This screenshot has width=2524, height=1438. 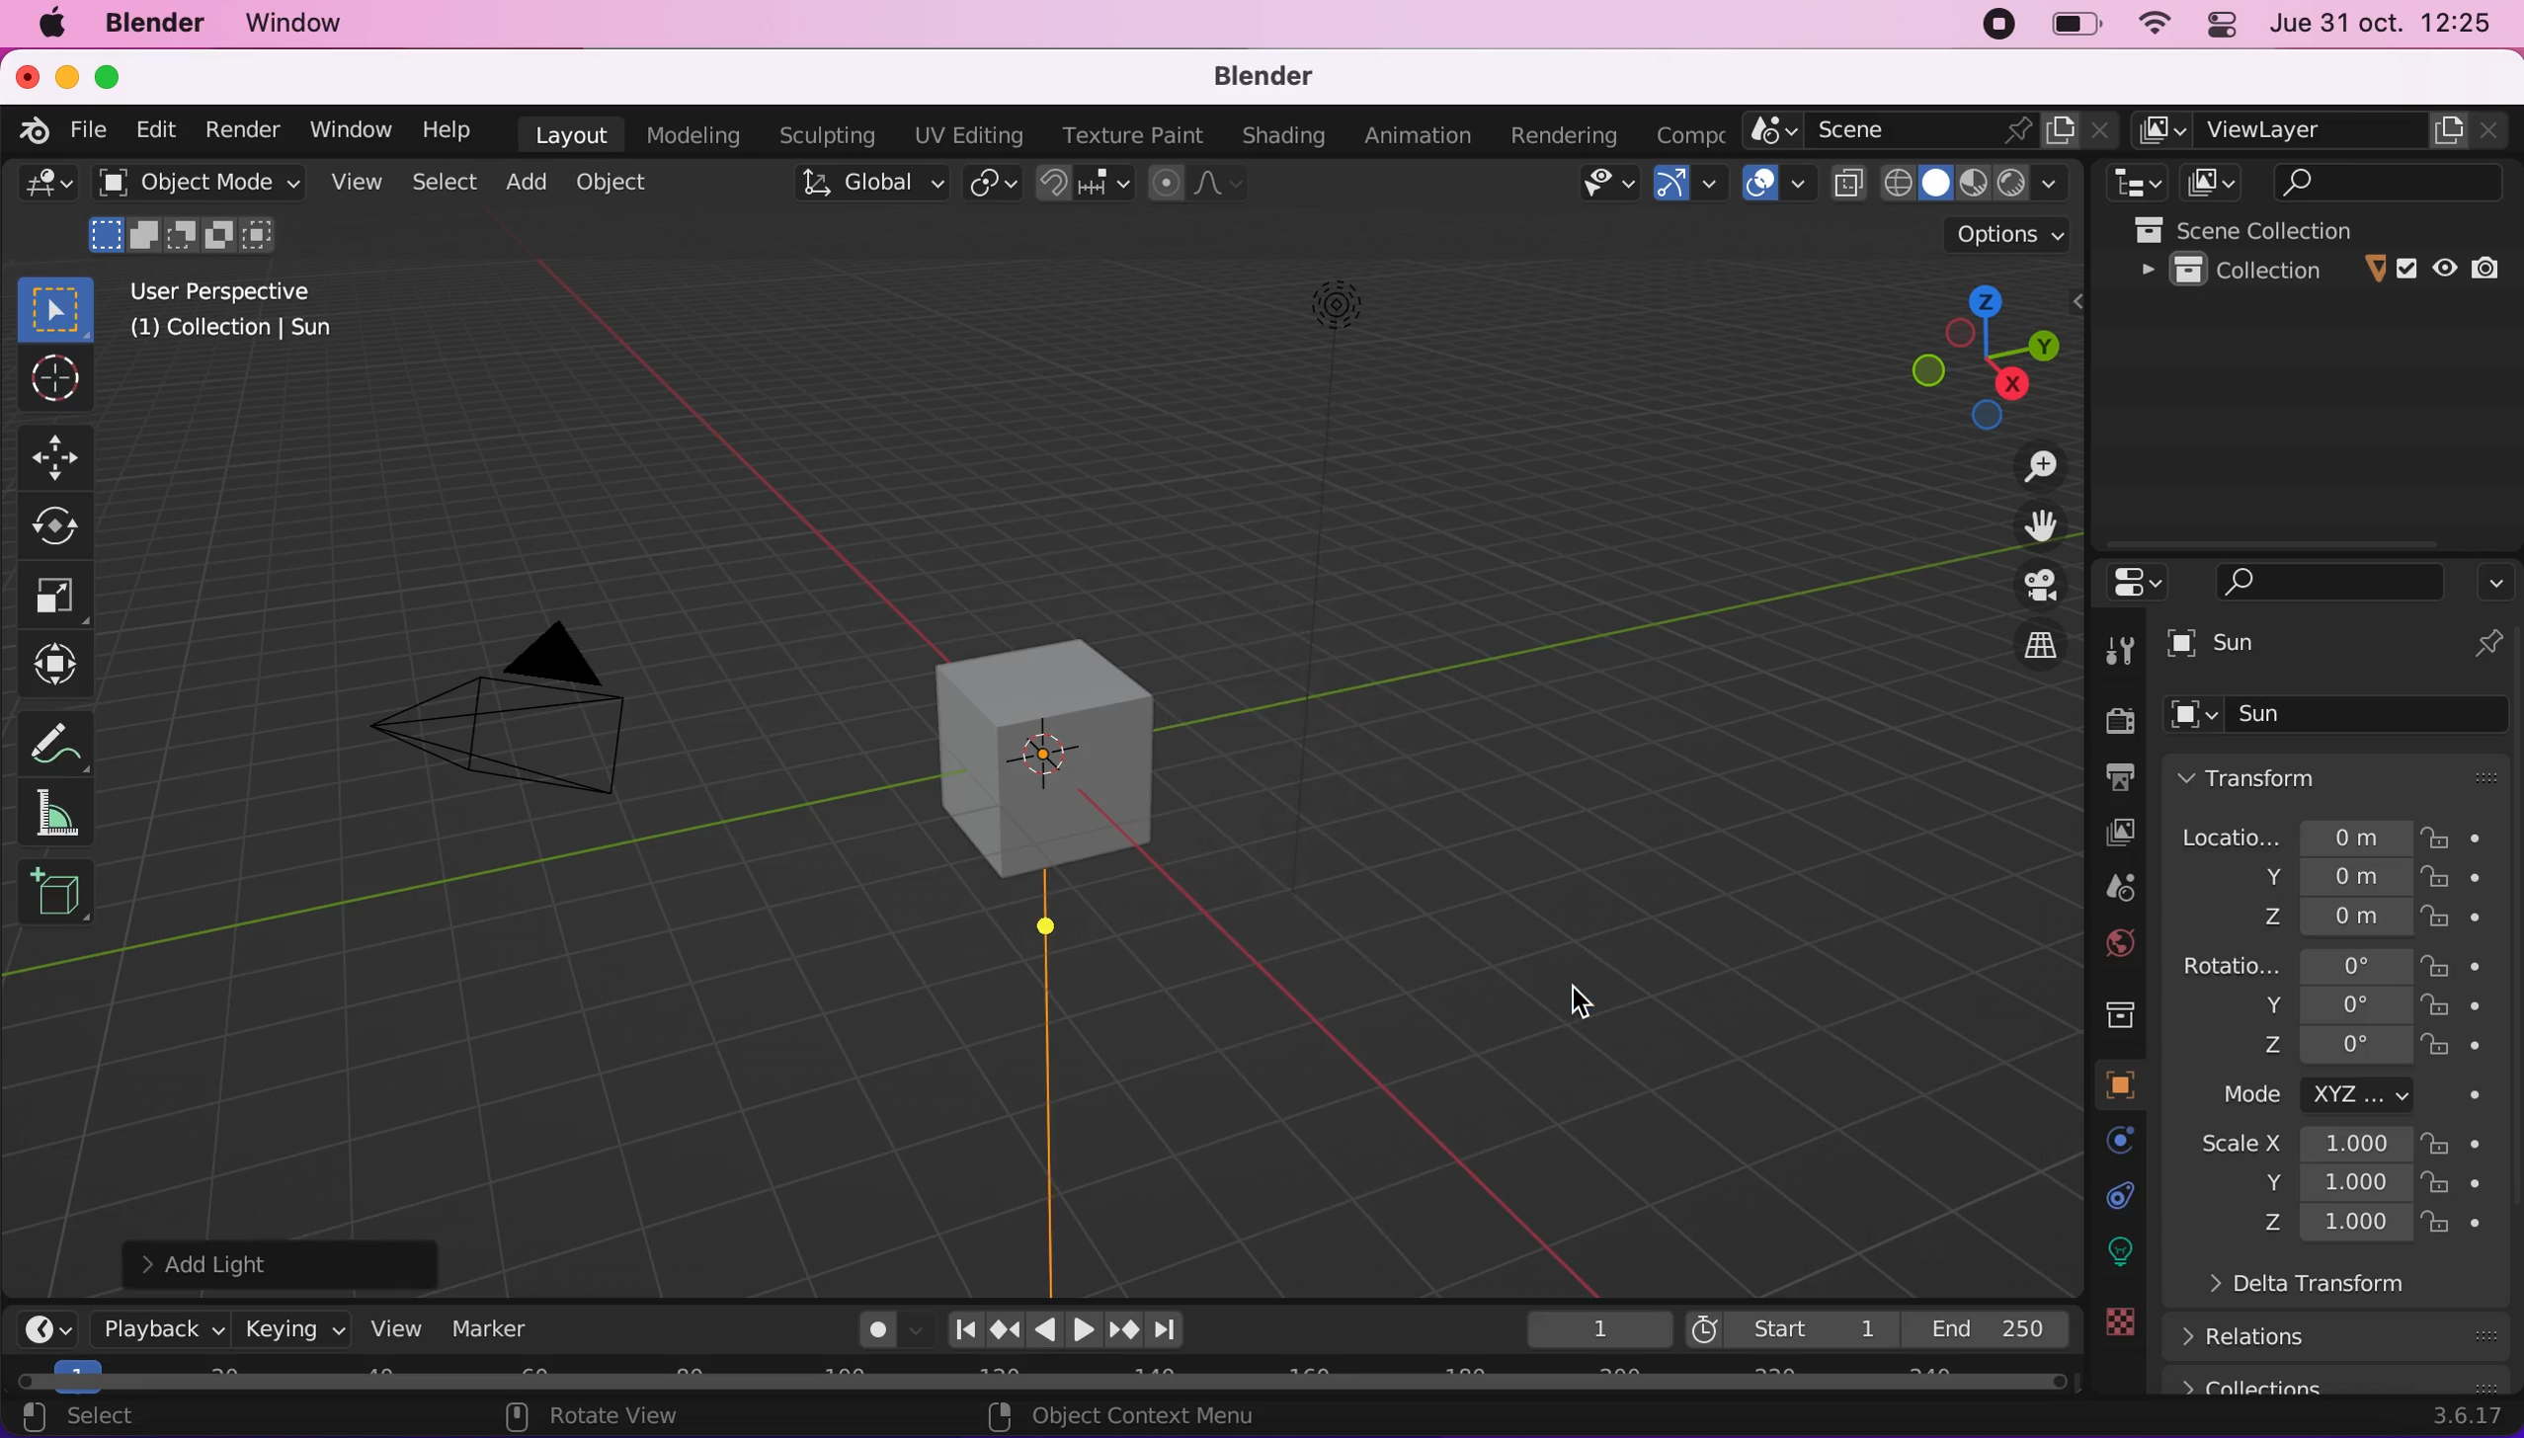 I want to click on sun light, so click(x=1057, y=986).